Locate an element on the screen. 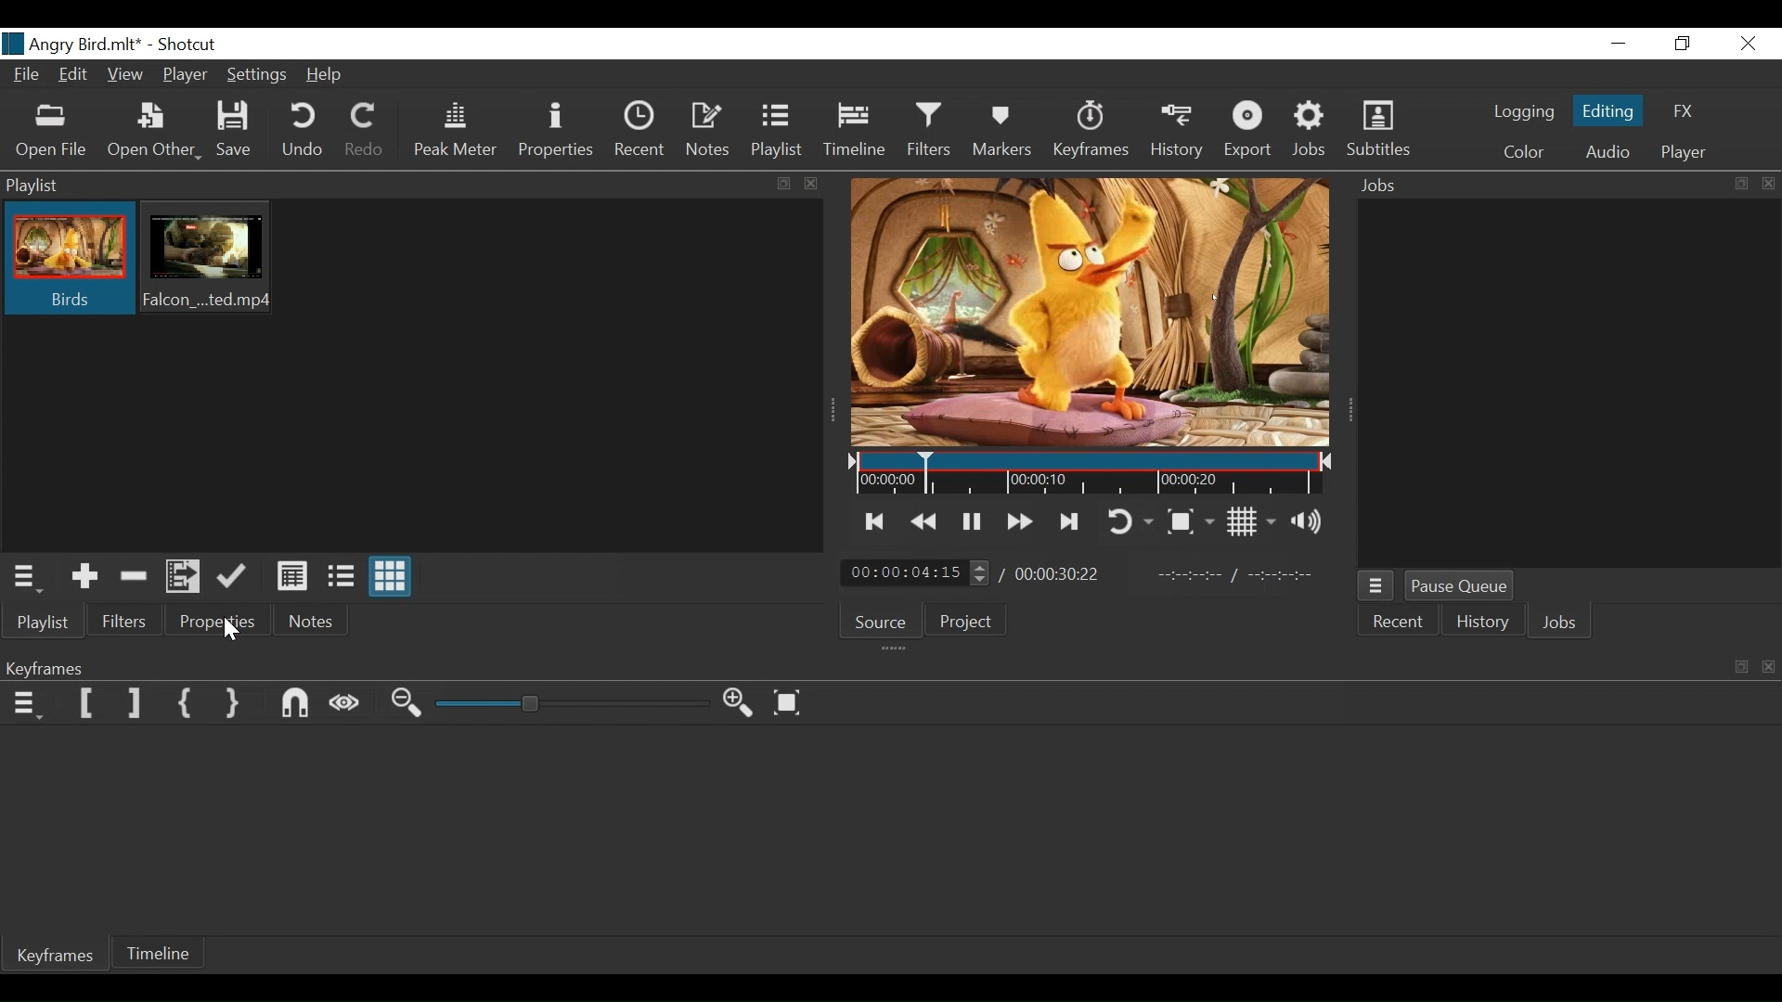 The height and width of the screenshot is (1002, 1782). Timeline is located at coordinates (161, 956).